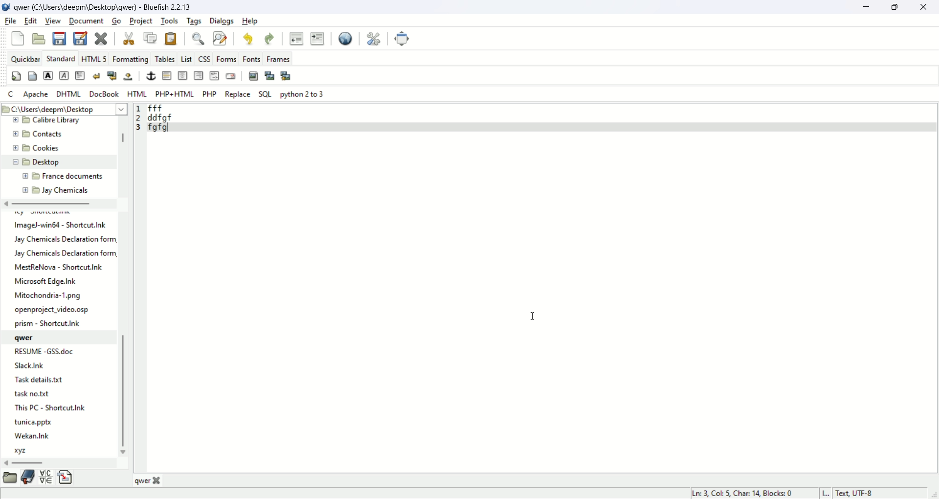 The image size is (939, 499). Describe the element at coordinates (271, 38) in the screenshot. I see `redo` at that location.